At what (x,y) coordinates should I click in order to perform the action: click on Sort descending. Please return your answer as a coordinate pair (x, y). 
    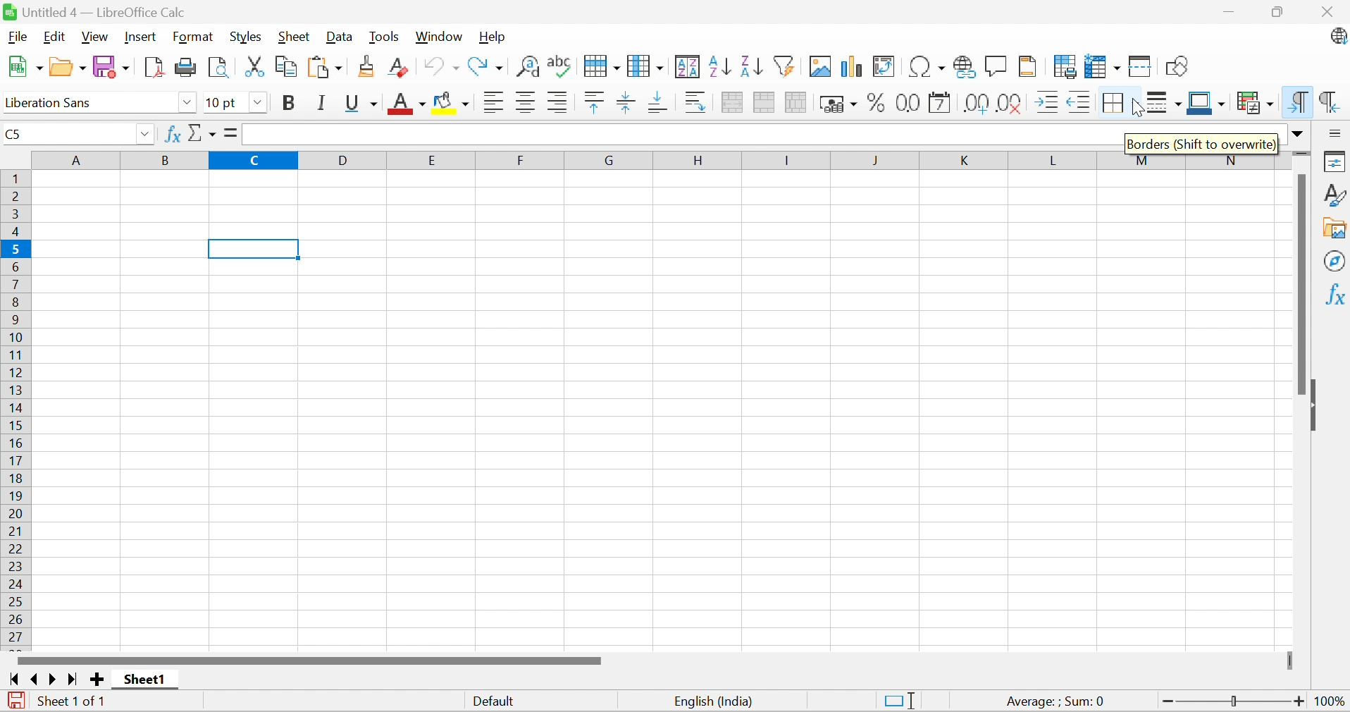
    Looking at the image, I should click on (751, 65).